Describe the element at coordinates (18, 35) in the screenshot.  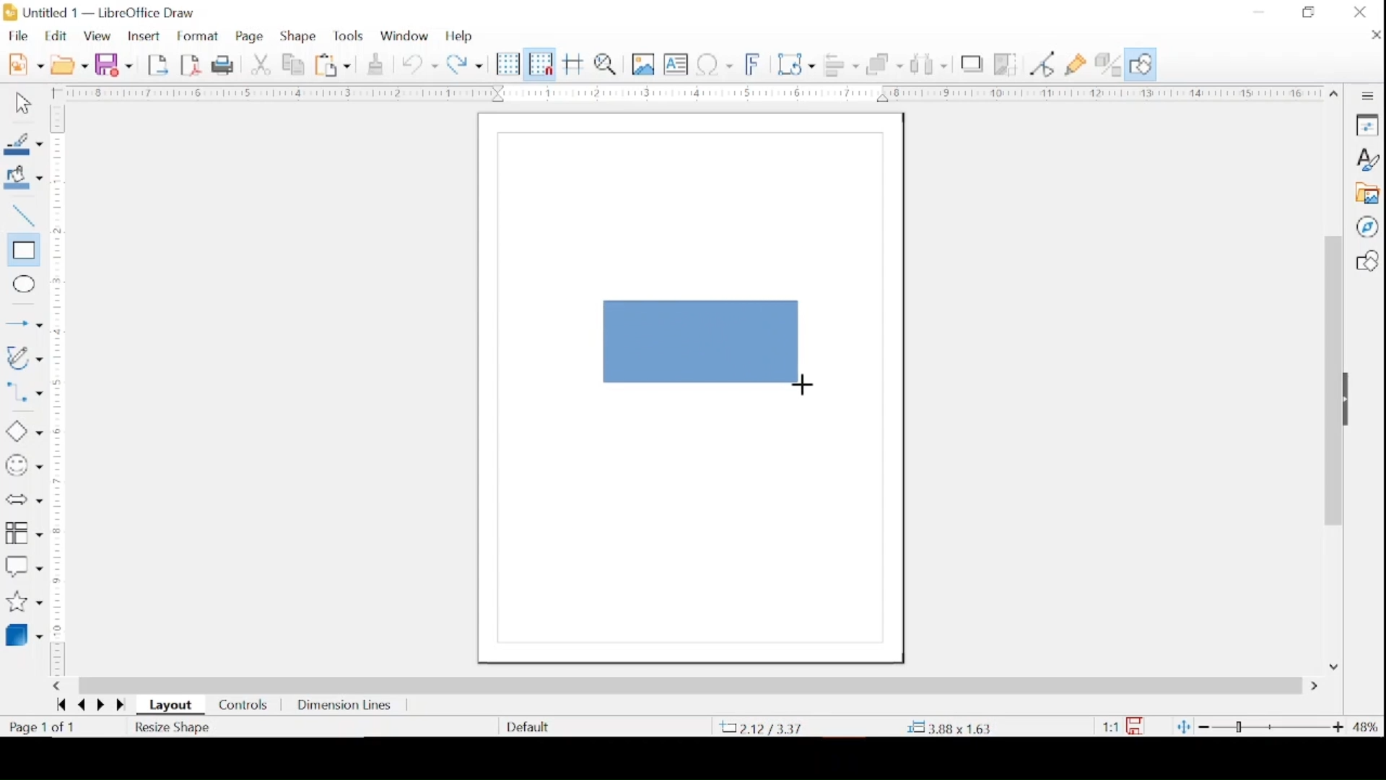
I see `file` at that location.